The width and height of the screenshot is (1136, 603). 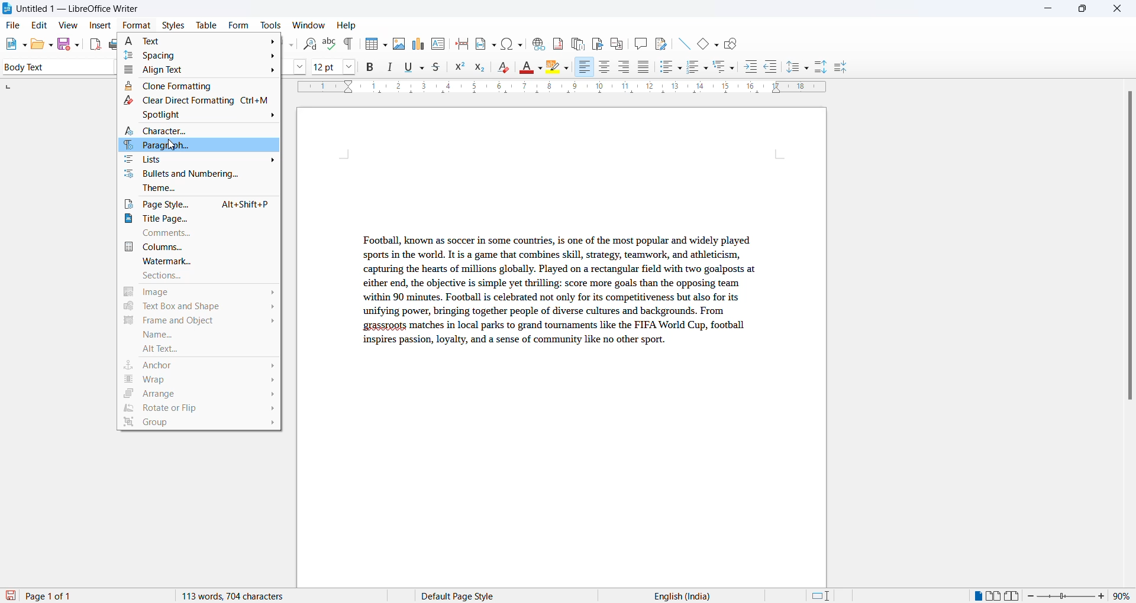 What do you see at coordinates (821, 67) in the screenshot?
I see `increase paragraph` at bounding box center [821, 67].